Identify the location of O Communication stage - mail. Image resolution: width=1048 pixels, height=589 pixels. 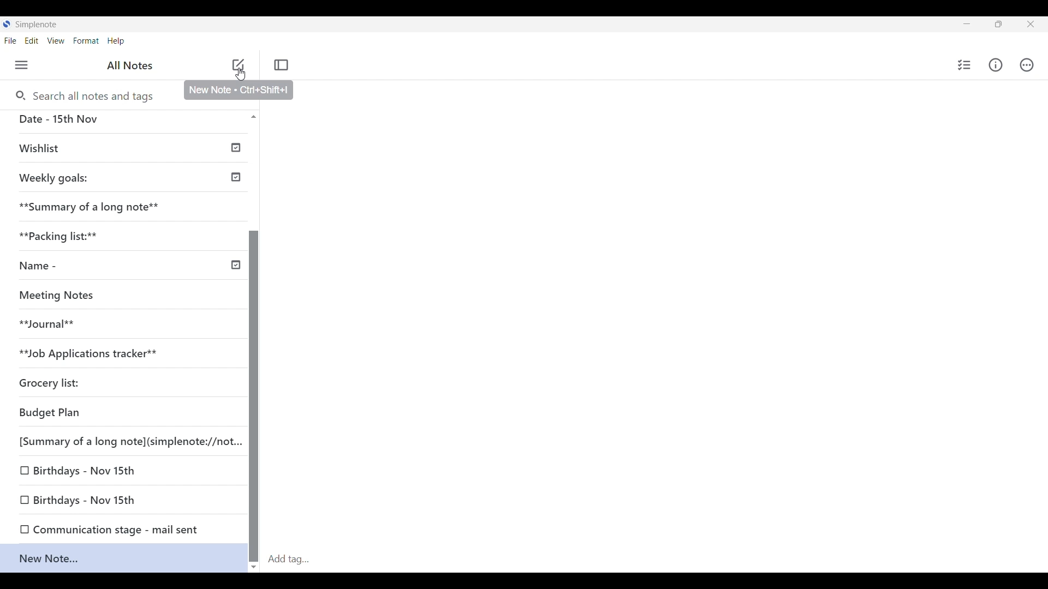
(114, 529).